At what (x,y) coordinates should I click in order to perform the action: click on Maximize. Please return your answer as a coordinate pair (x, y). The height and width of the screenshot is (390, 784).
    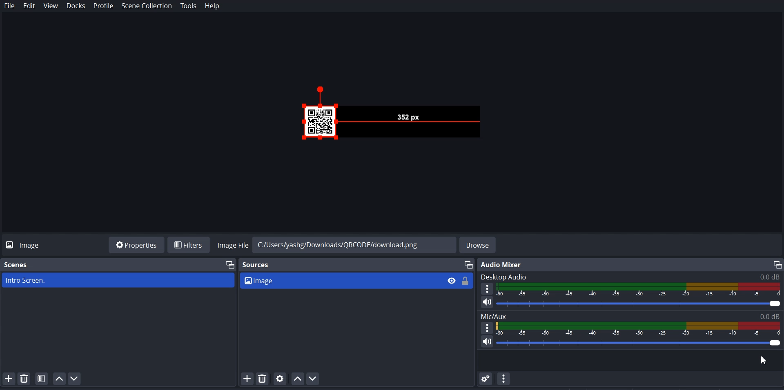
    Looking at the image, I should click on (468, 264).